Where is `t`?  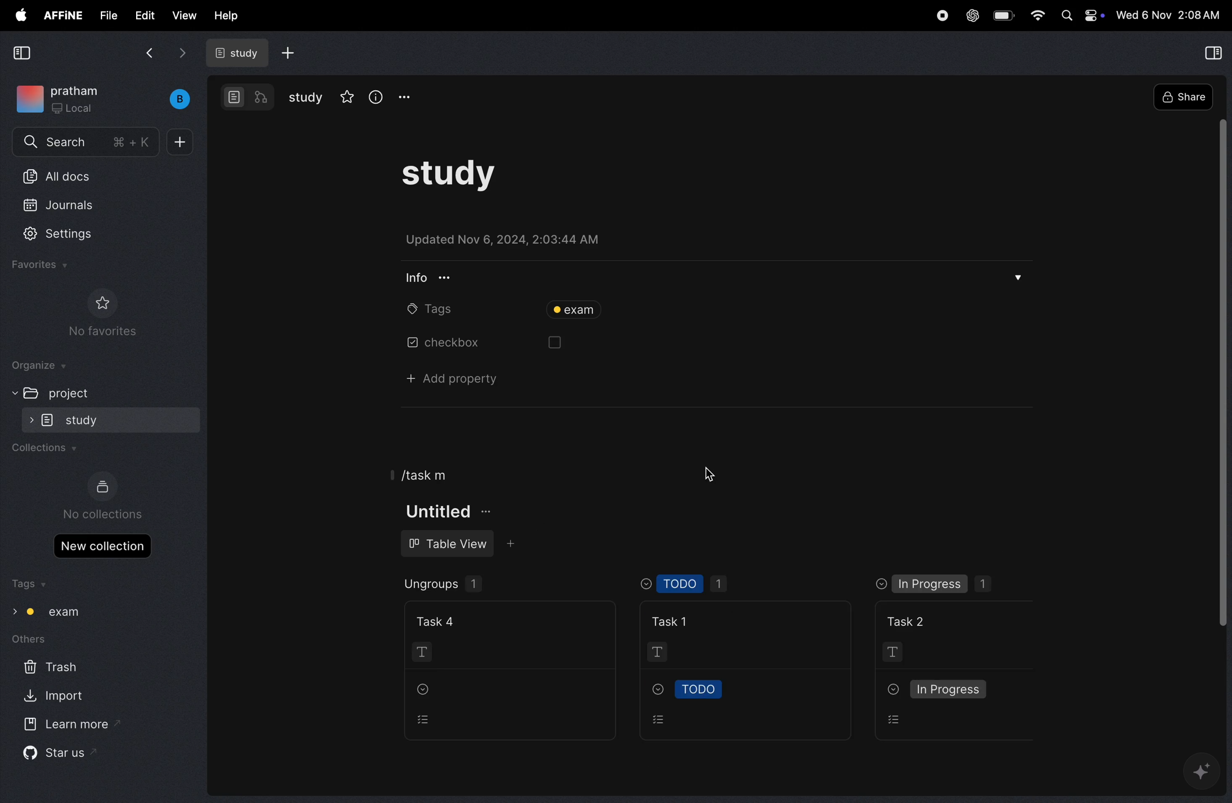
t is located at coordinates (659, 653).